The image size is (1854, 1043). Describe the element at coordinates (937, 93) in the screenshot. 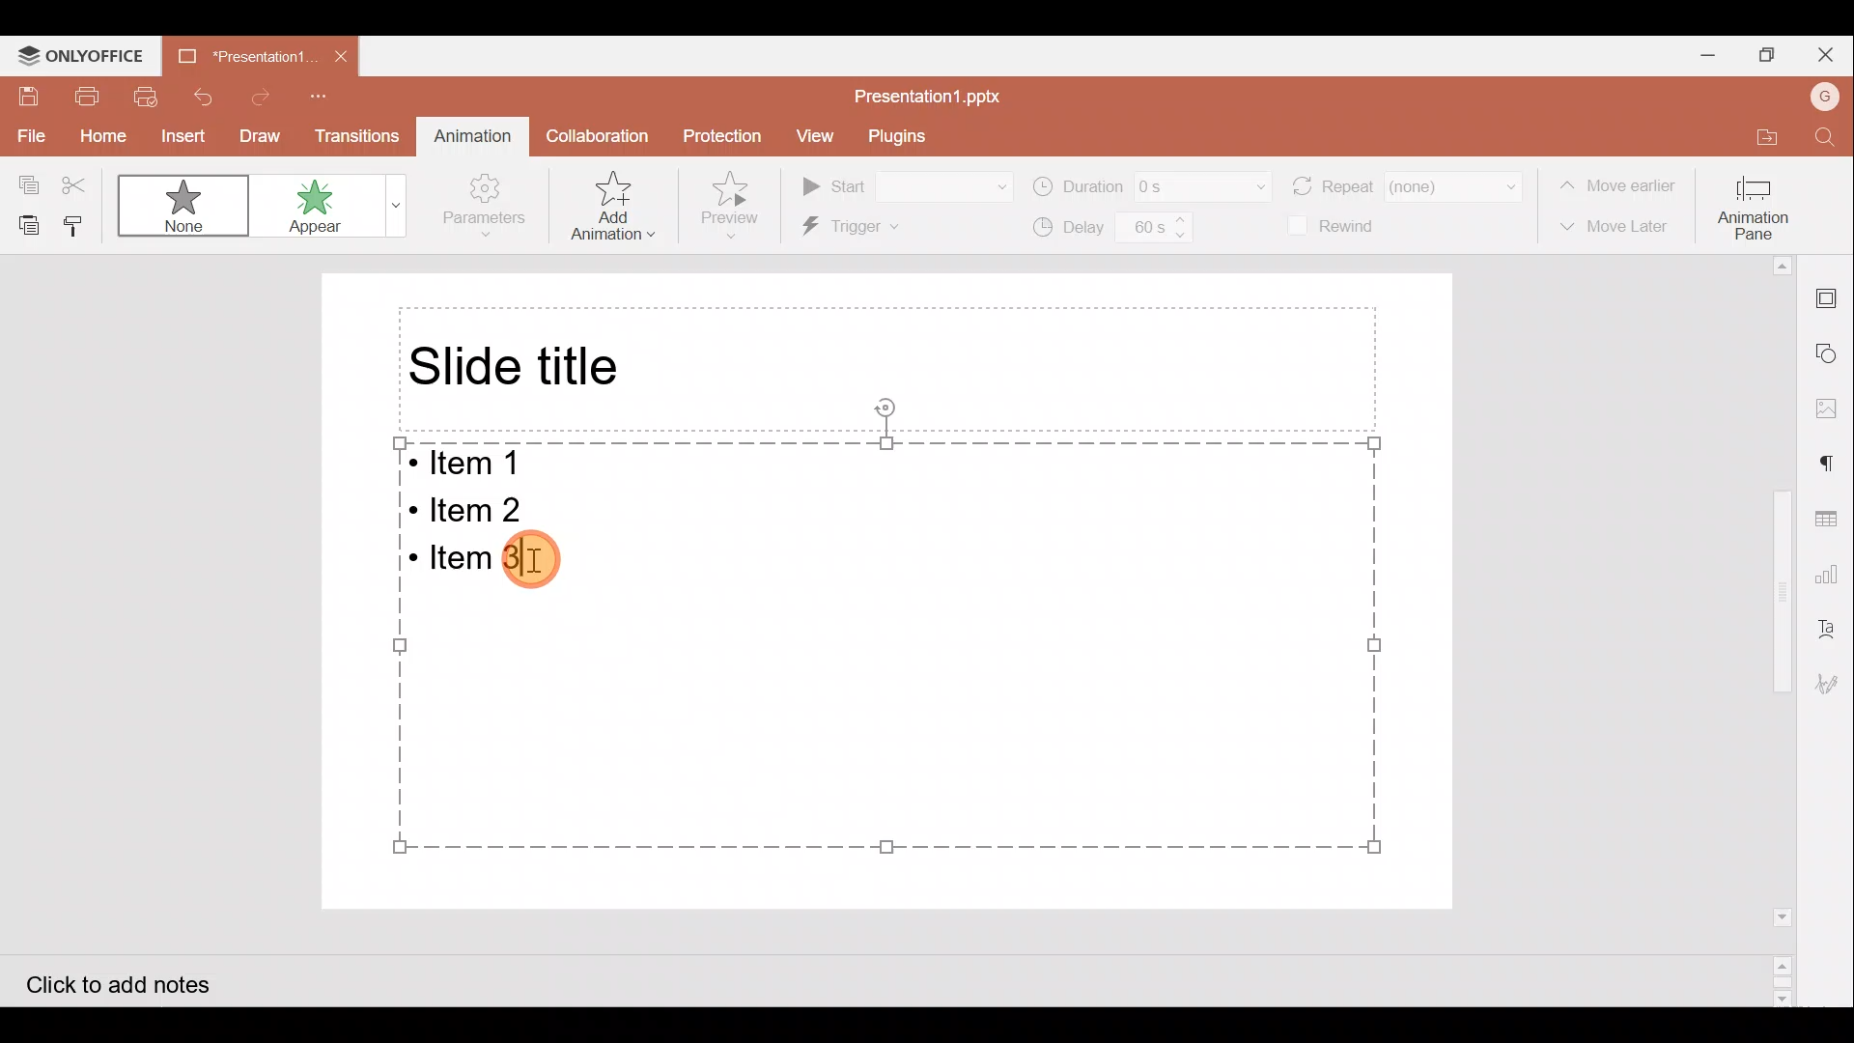

I see `Presentation1.pptx` at that location.